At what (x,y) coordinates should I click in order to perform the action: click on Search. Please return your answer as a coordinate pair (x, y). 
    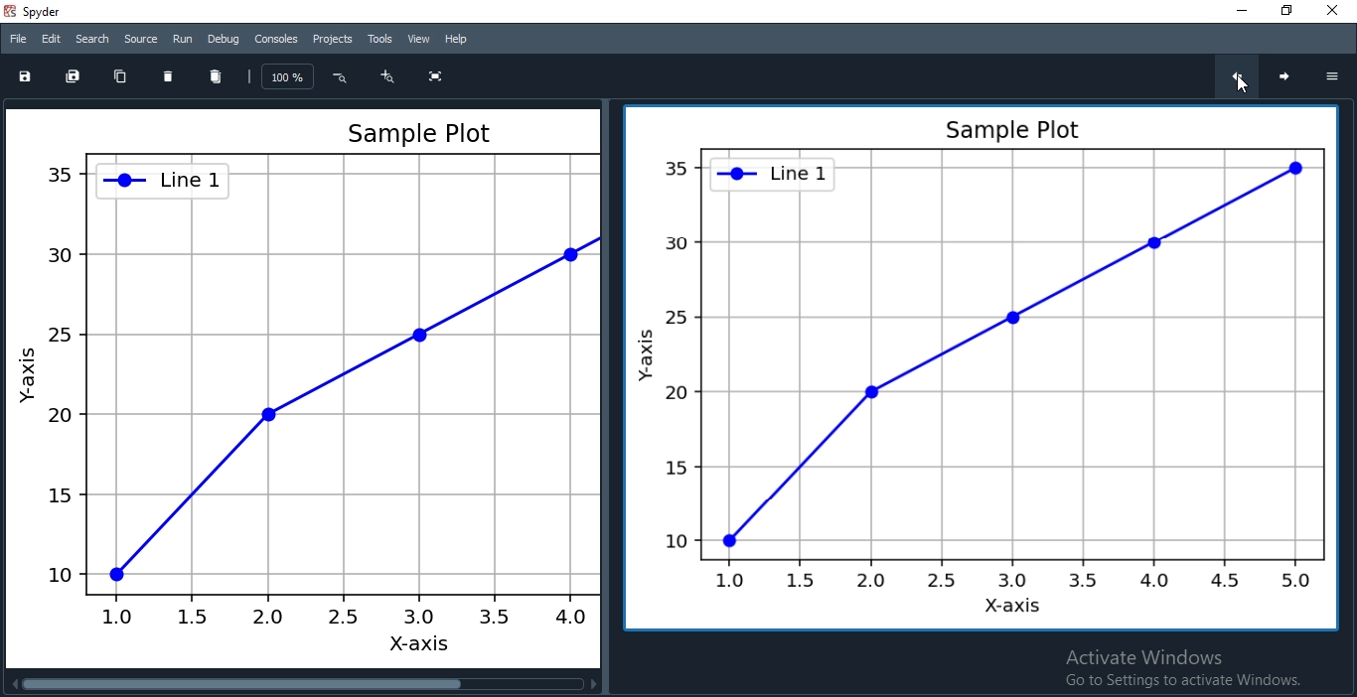
    Looking at the image, I should click on (91, 39).